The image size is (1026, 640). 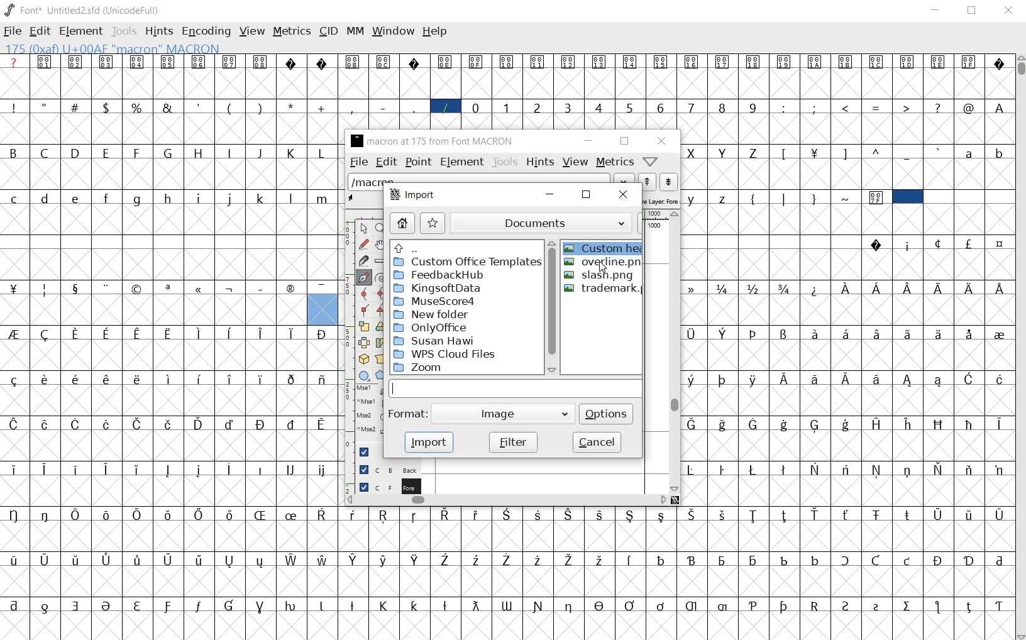 What do you see at coordinates (971, 108) in the screenshot?
I see `@` at bounding box center [971, 108].